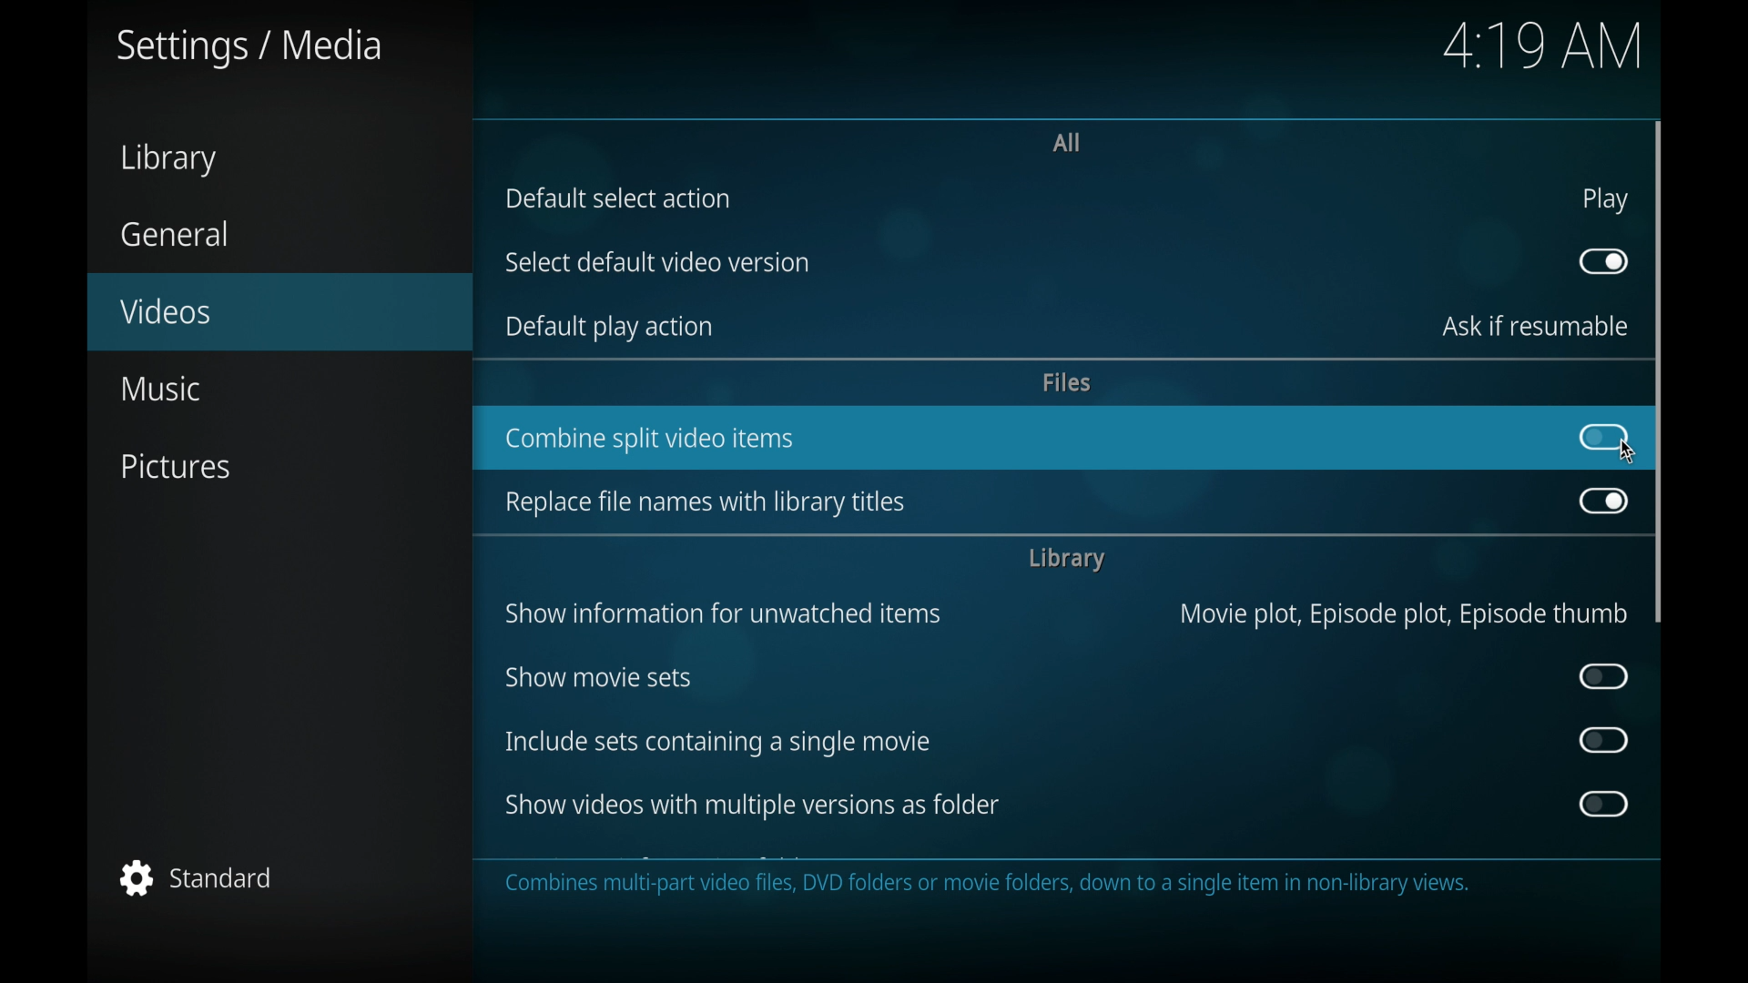  I want to click on toggle button, so click(1602, 437).